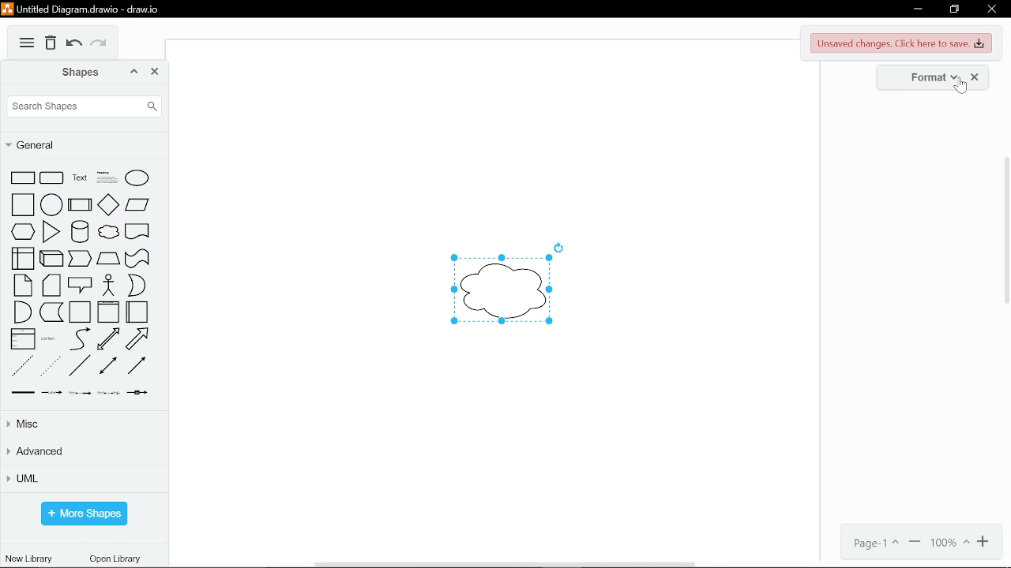 This screenshot has width=1011, height=568. I want to click on Untitled Diagram.drawio - draw.io, so click(88, 9).